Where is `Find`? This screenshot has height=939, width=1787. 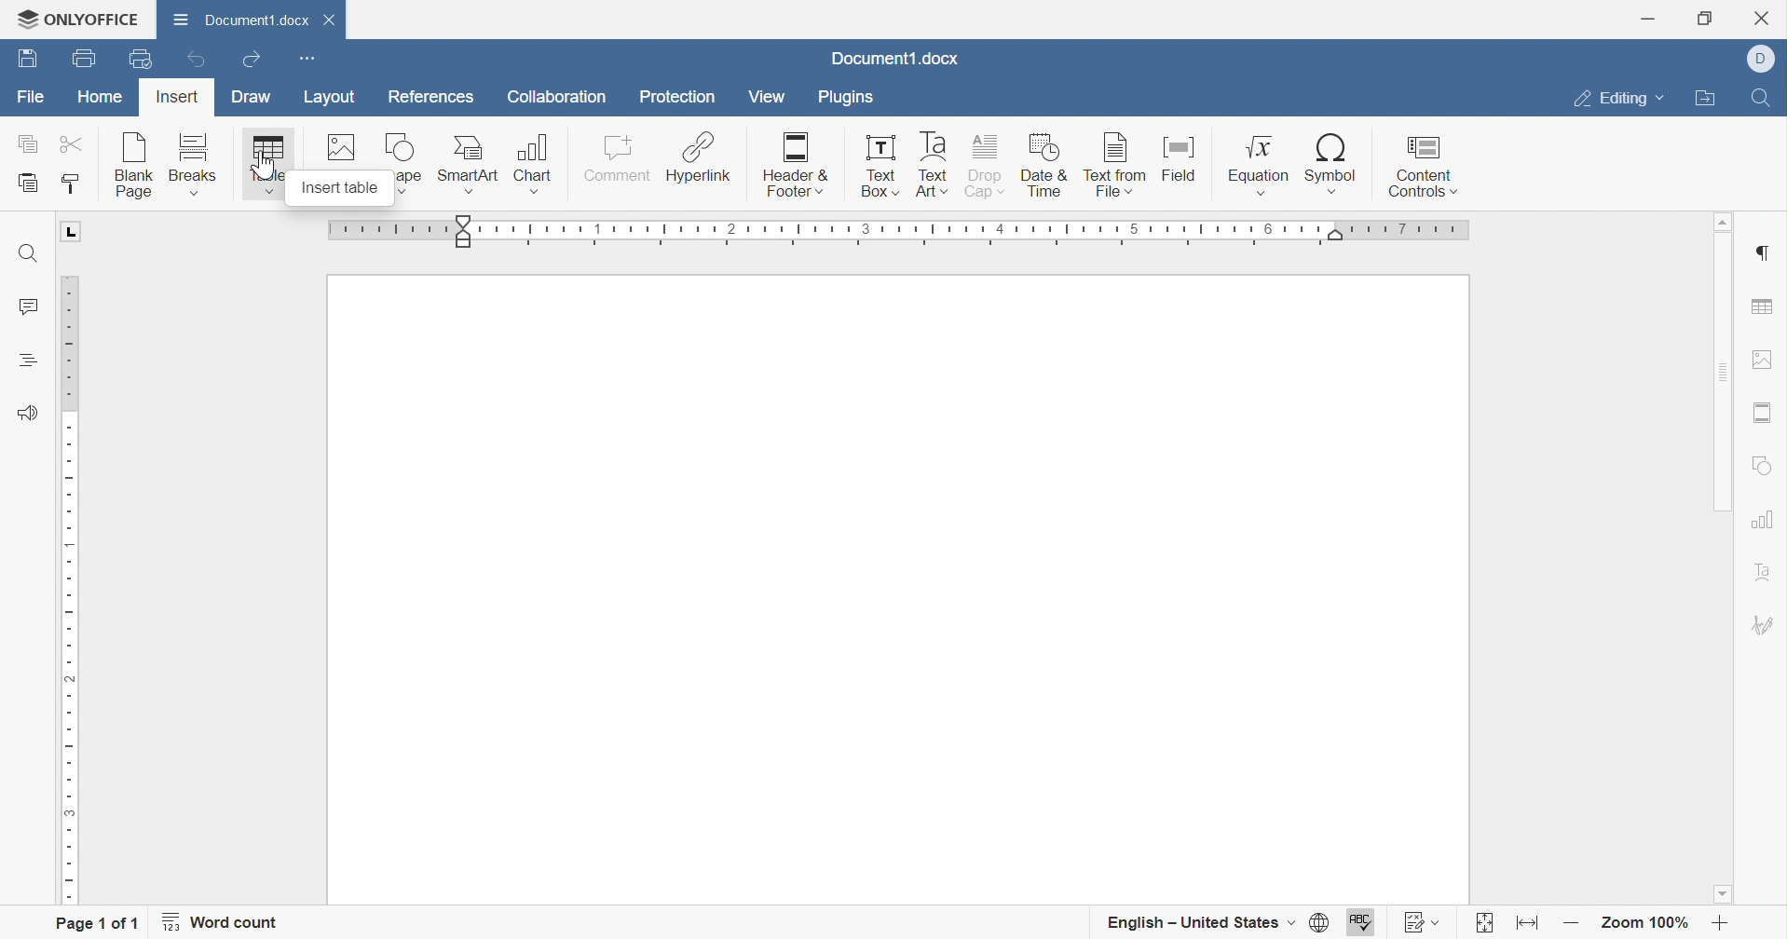
Find is located at coordinates (1761, 100).